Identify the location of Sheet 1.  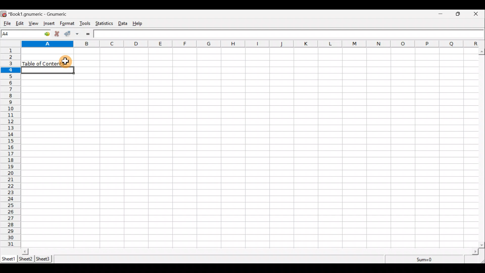
(9, 258).